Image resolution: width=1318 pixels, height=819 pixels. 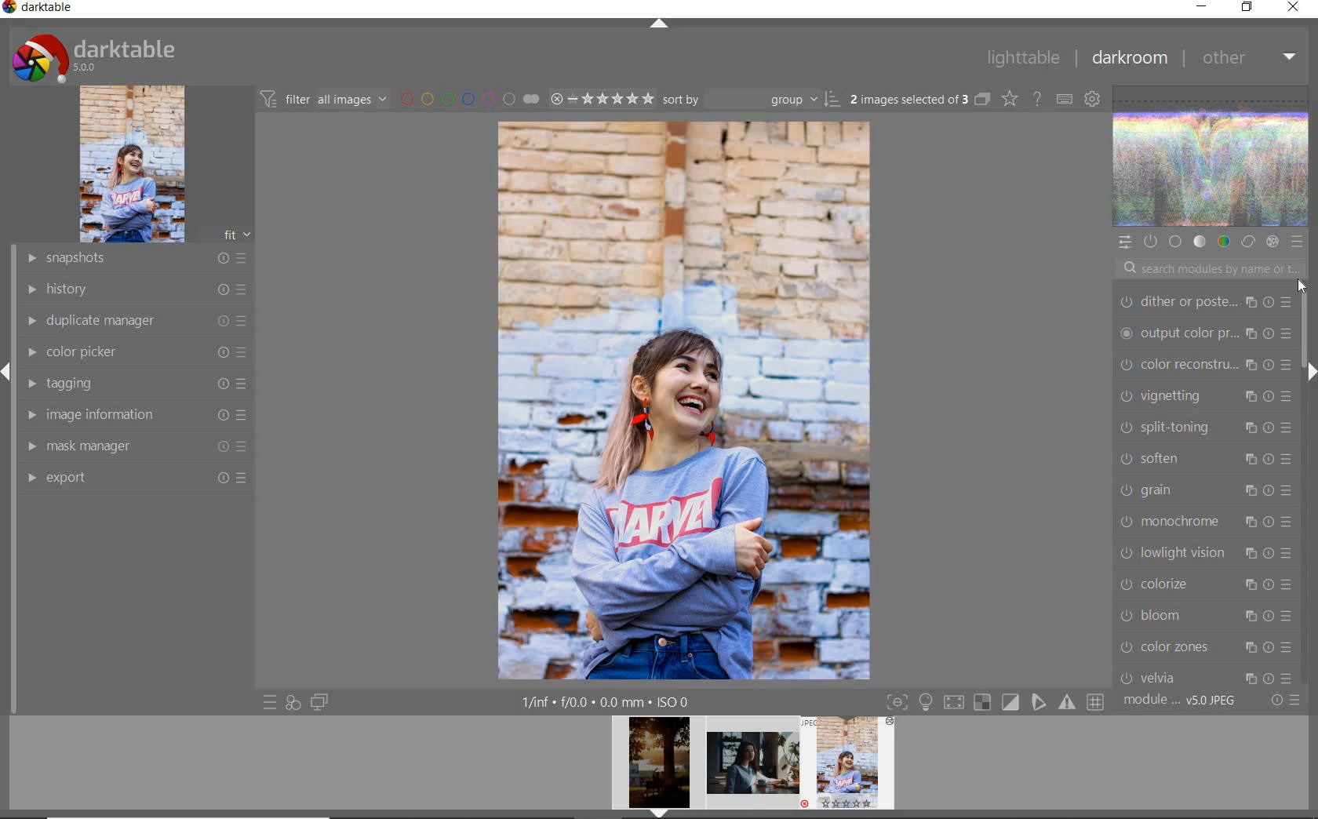 I want to click on SELECTED IMAGE RANGE RATING, so click(x=602, y=97).